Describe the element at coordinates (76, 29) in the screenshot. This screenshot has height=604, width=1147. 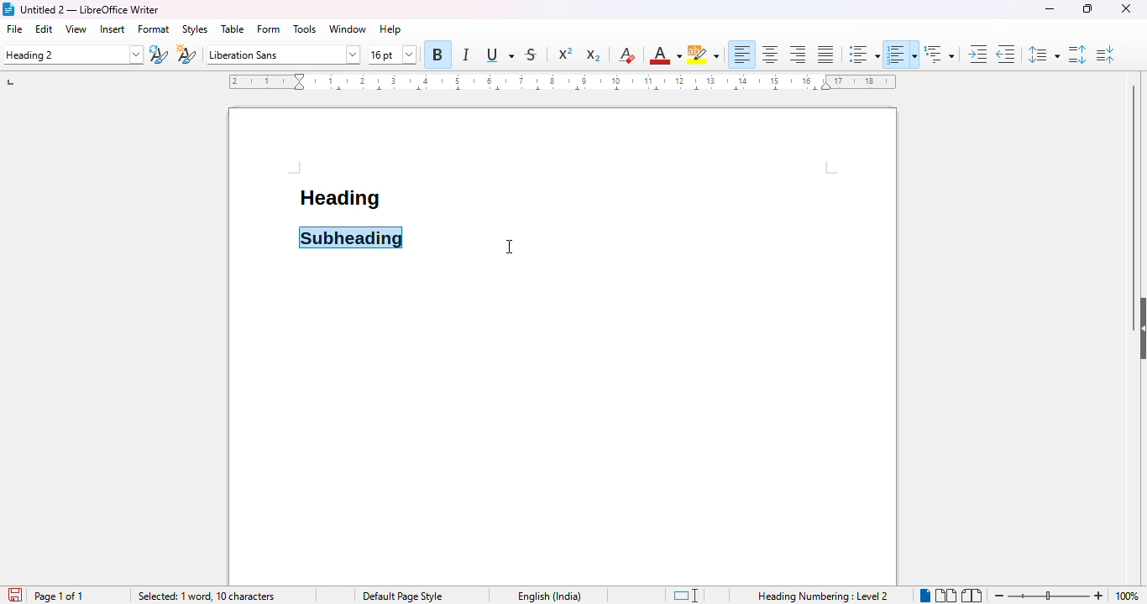
I see `view` at that location.